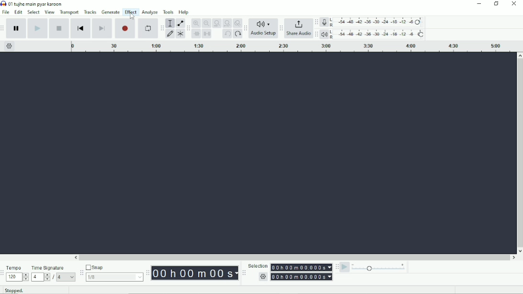 This screenshot has width=523, height=294. I want to click on Horizontal scrollbar, so click(295, 257).